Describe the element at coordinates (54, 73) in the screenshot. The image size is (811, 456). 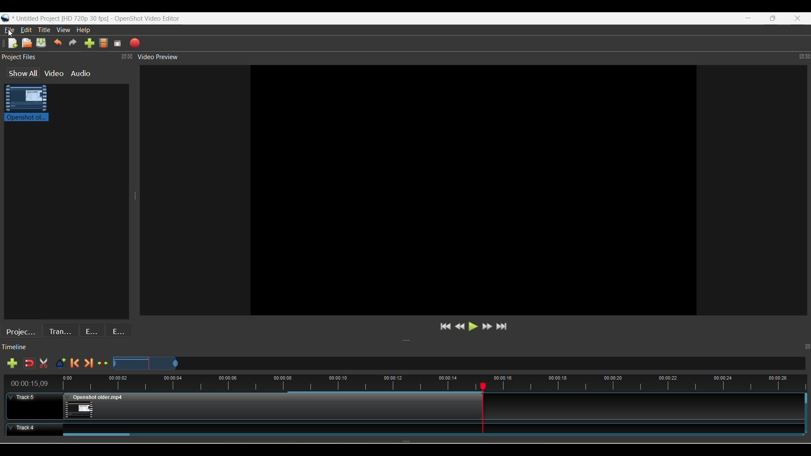
I see `Video files in the project` at that location.